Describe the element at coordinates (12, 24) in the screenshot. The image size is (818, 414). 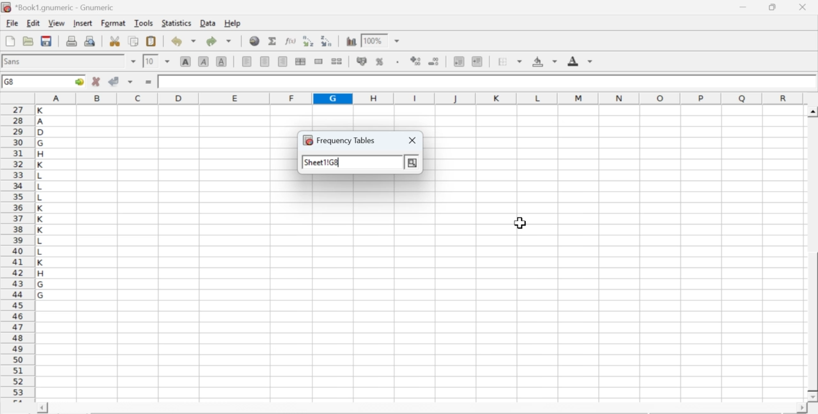
I see `file` at that location.